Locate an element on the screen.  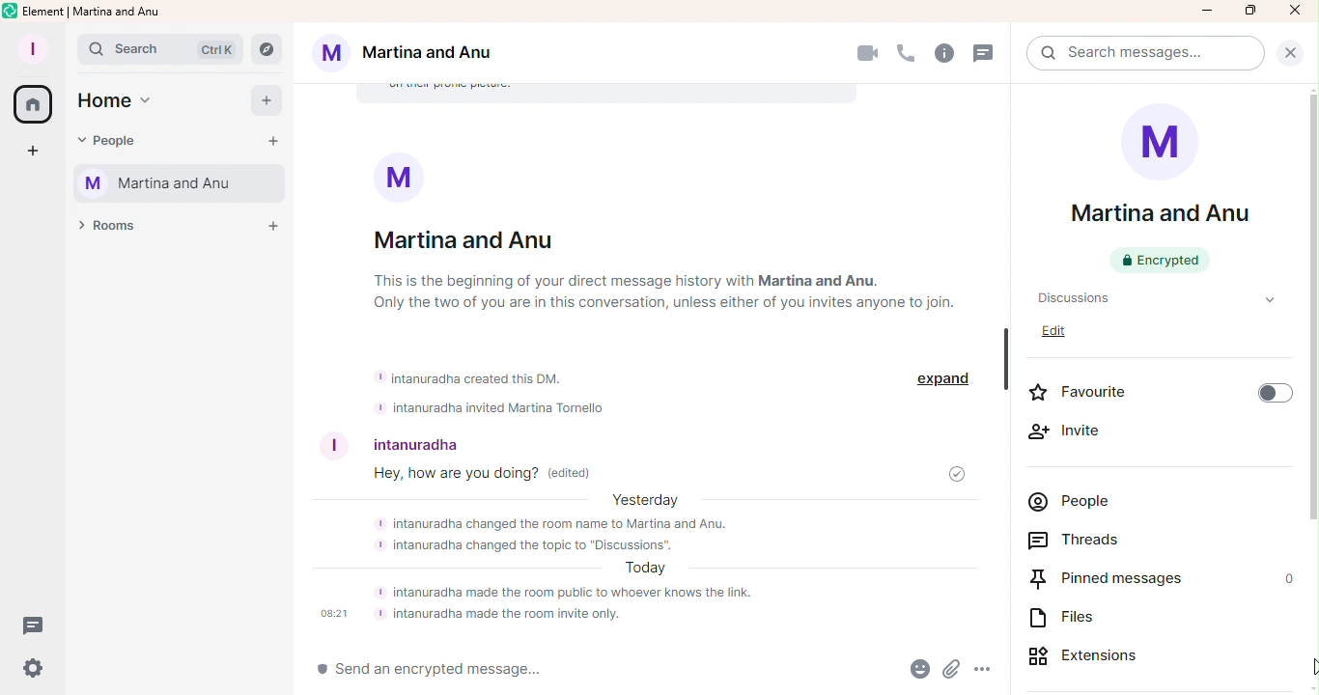
People is located at coordinates (1067, 497).